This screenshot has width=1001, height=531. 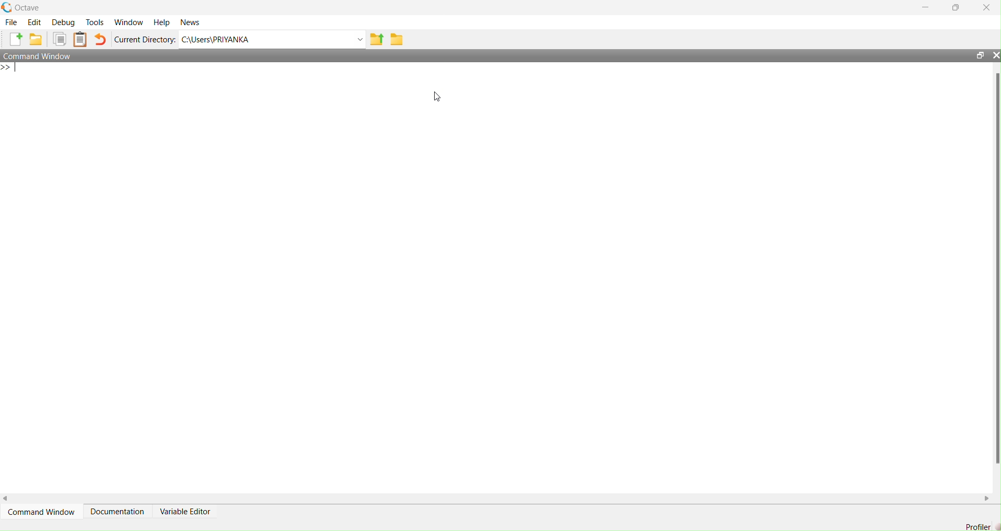 What do you see at coordinates (190, 508) in the screenshot?
I see `Variable Editor` at bounding box center [190, 508].